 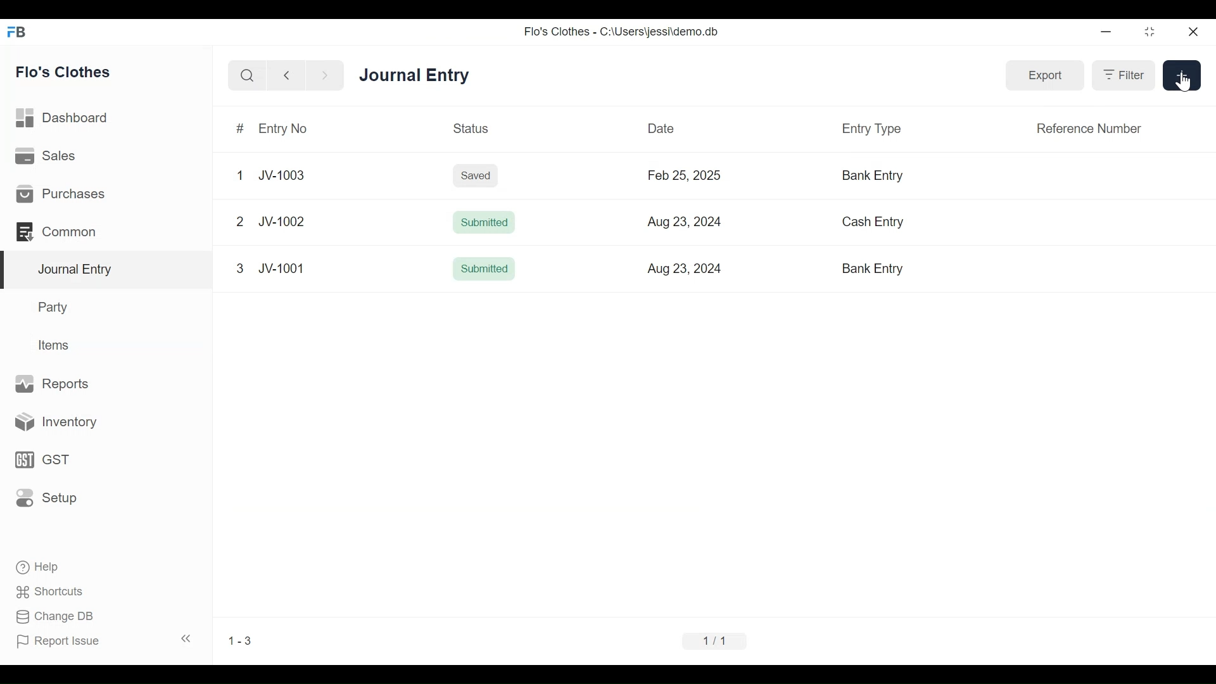 I want to click on Common, so click(x=58, y=231).